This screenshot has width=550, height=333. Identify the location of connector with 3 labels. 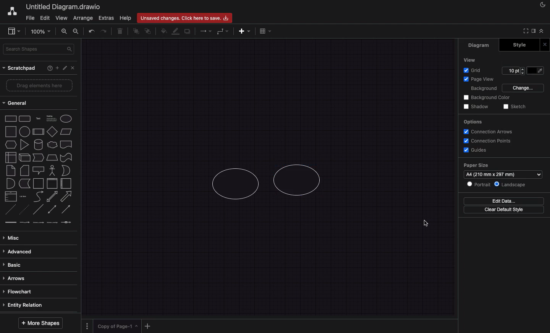
(51, 223).